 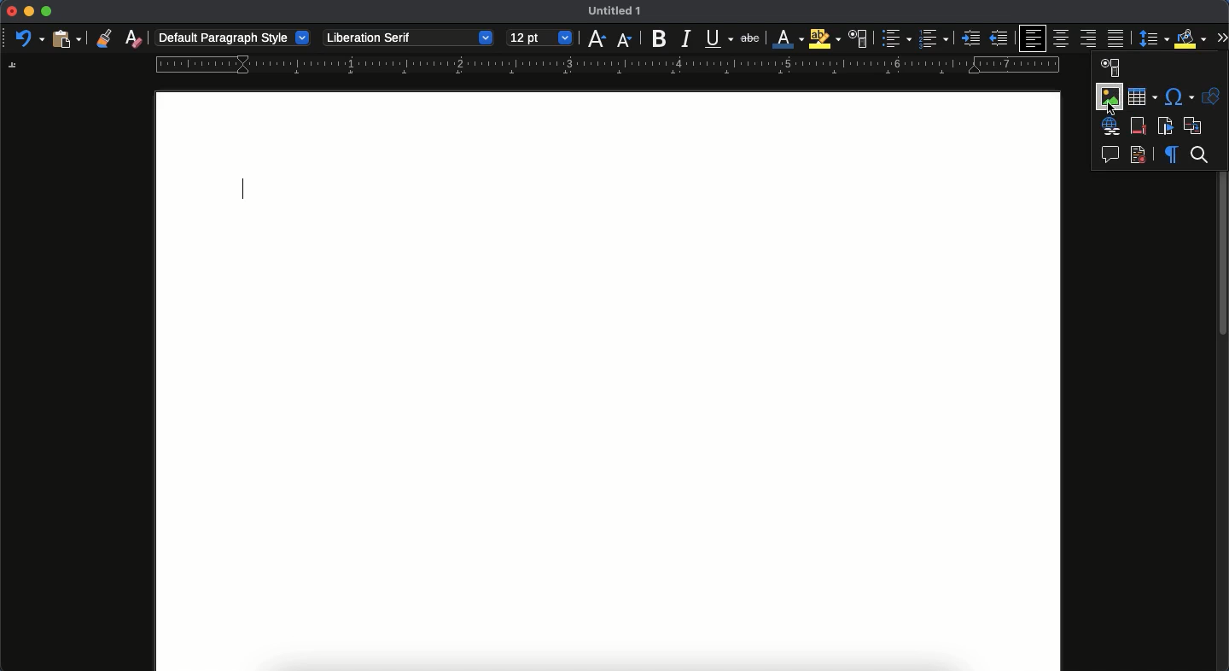 I want to click on page, so click(x=609, y=446).